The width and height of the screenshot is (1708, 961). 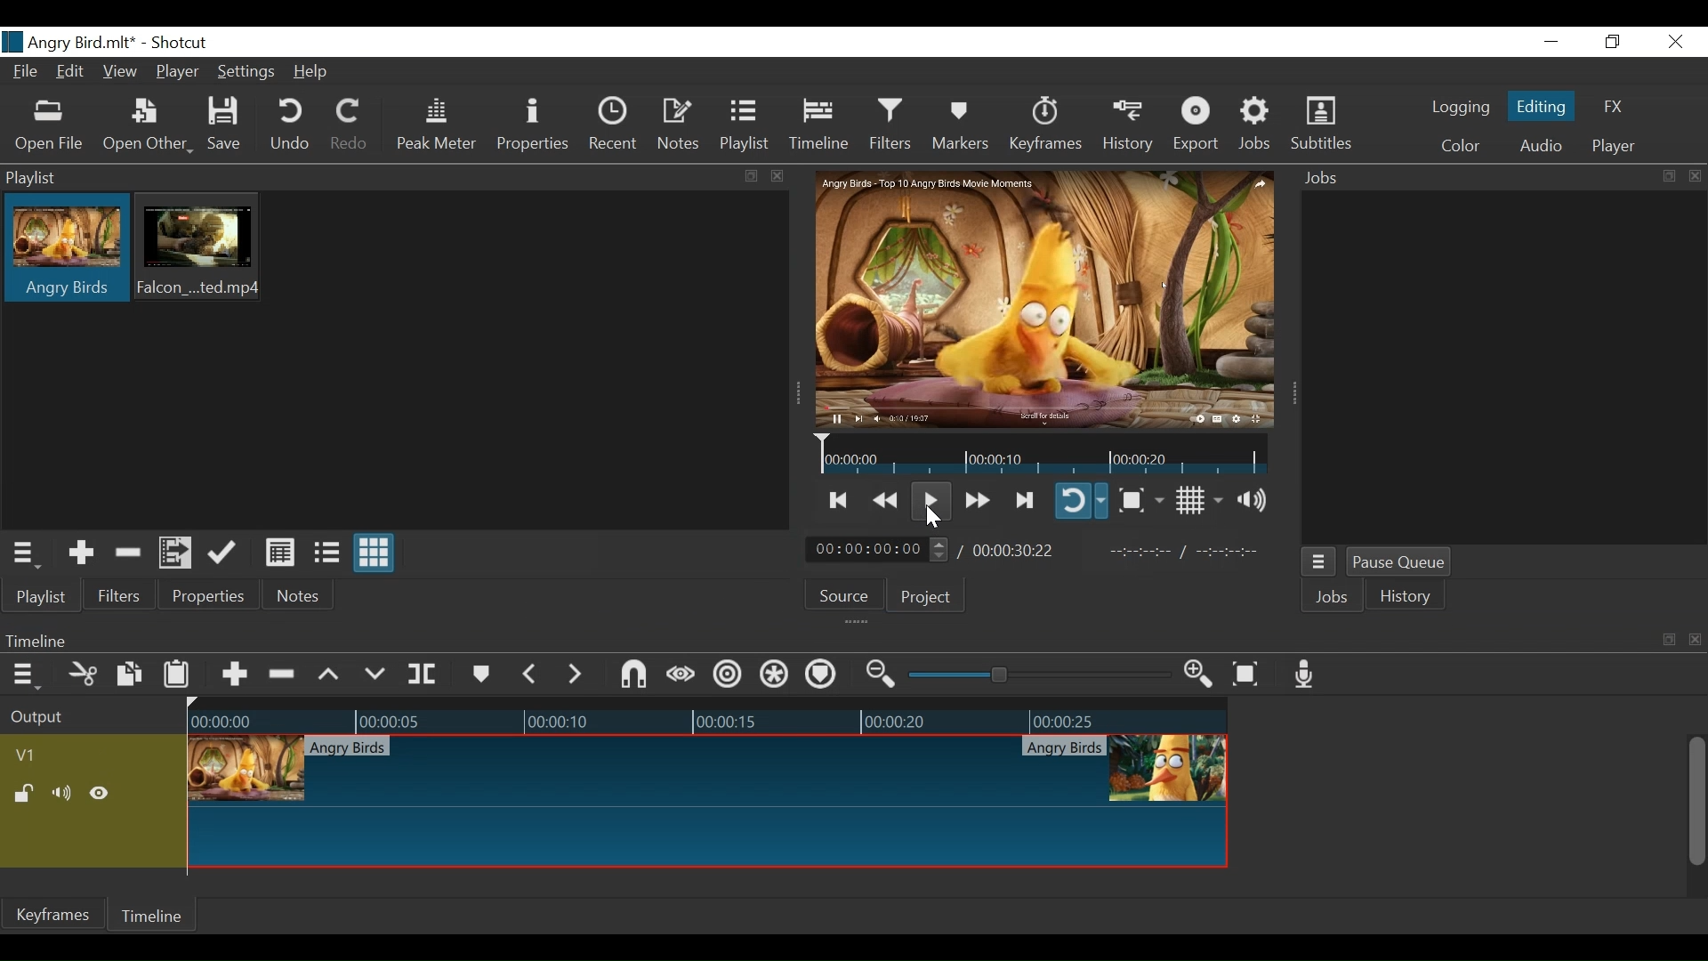 I want to click on Project, so click(x=927, y=600).